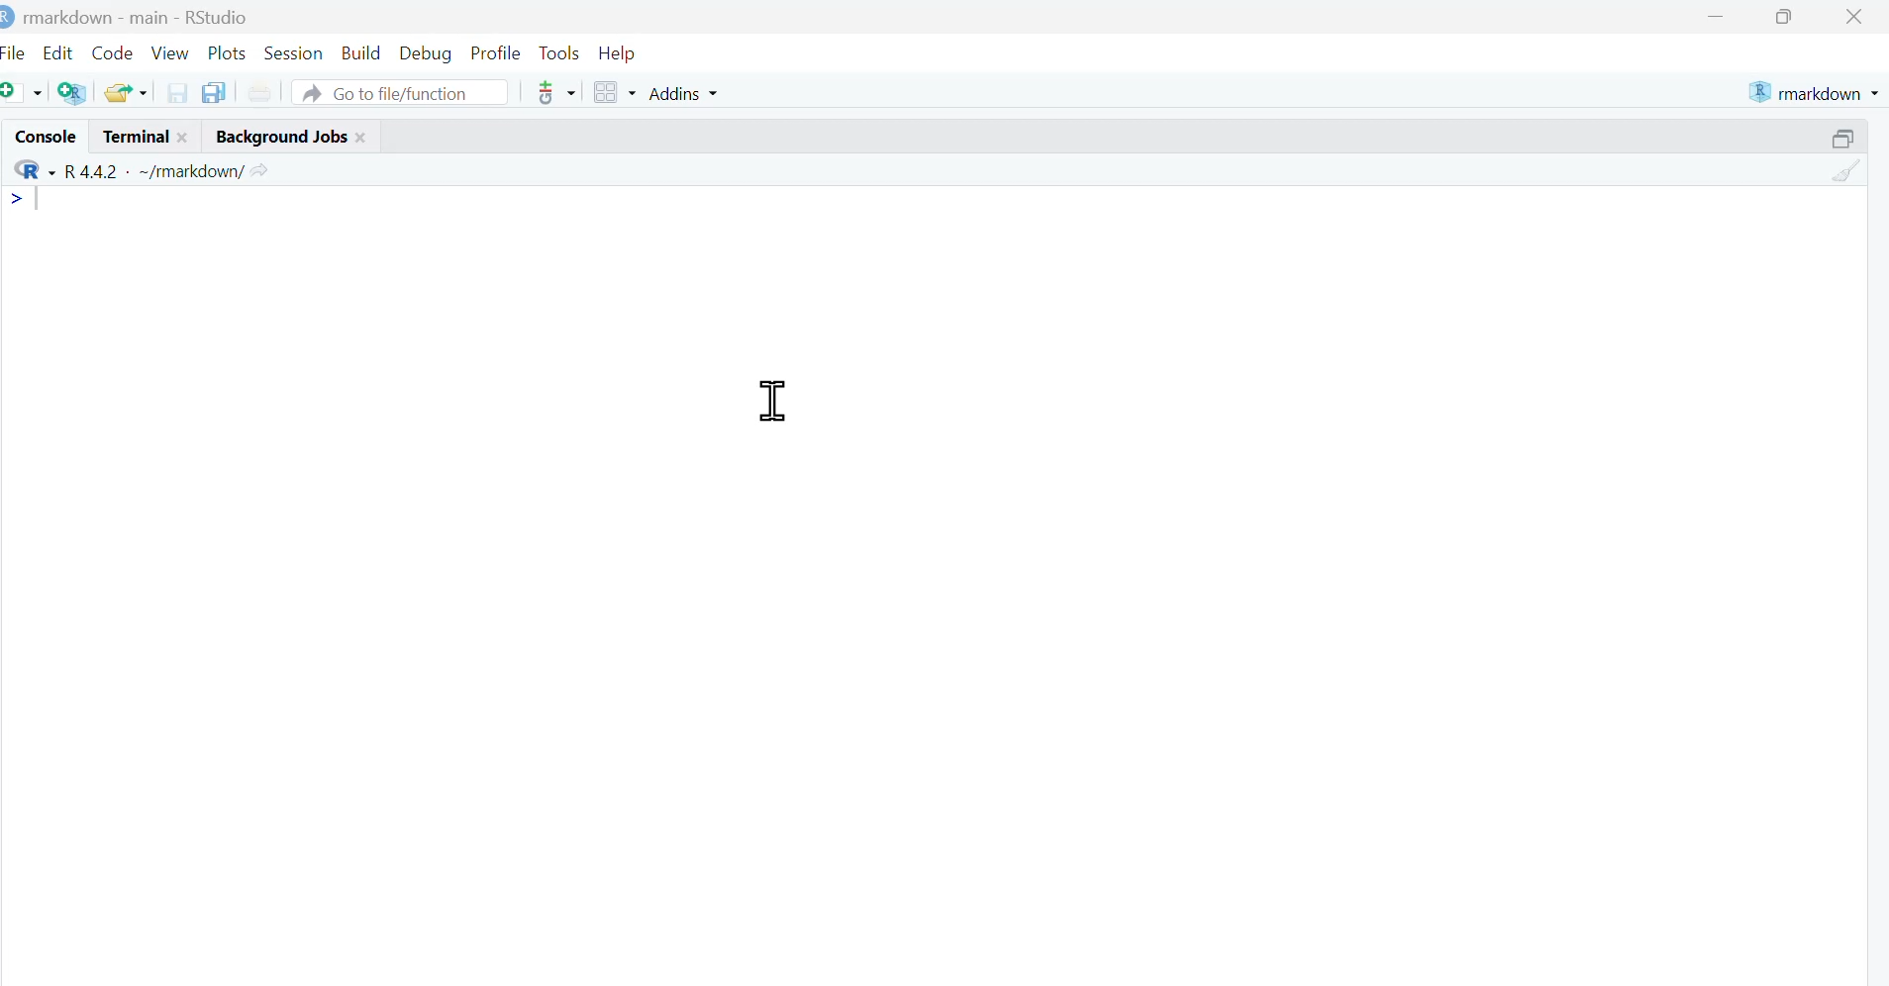  Describe the element at coordinates (1848, 135) in the screenshot. I see `resize` at that location.